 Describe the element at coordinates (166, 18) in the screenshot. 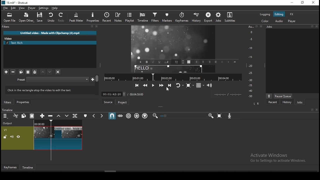

I see `markers` at that location.